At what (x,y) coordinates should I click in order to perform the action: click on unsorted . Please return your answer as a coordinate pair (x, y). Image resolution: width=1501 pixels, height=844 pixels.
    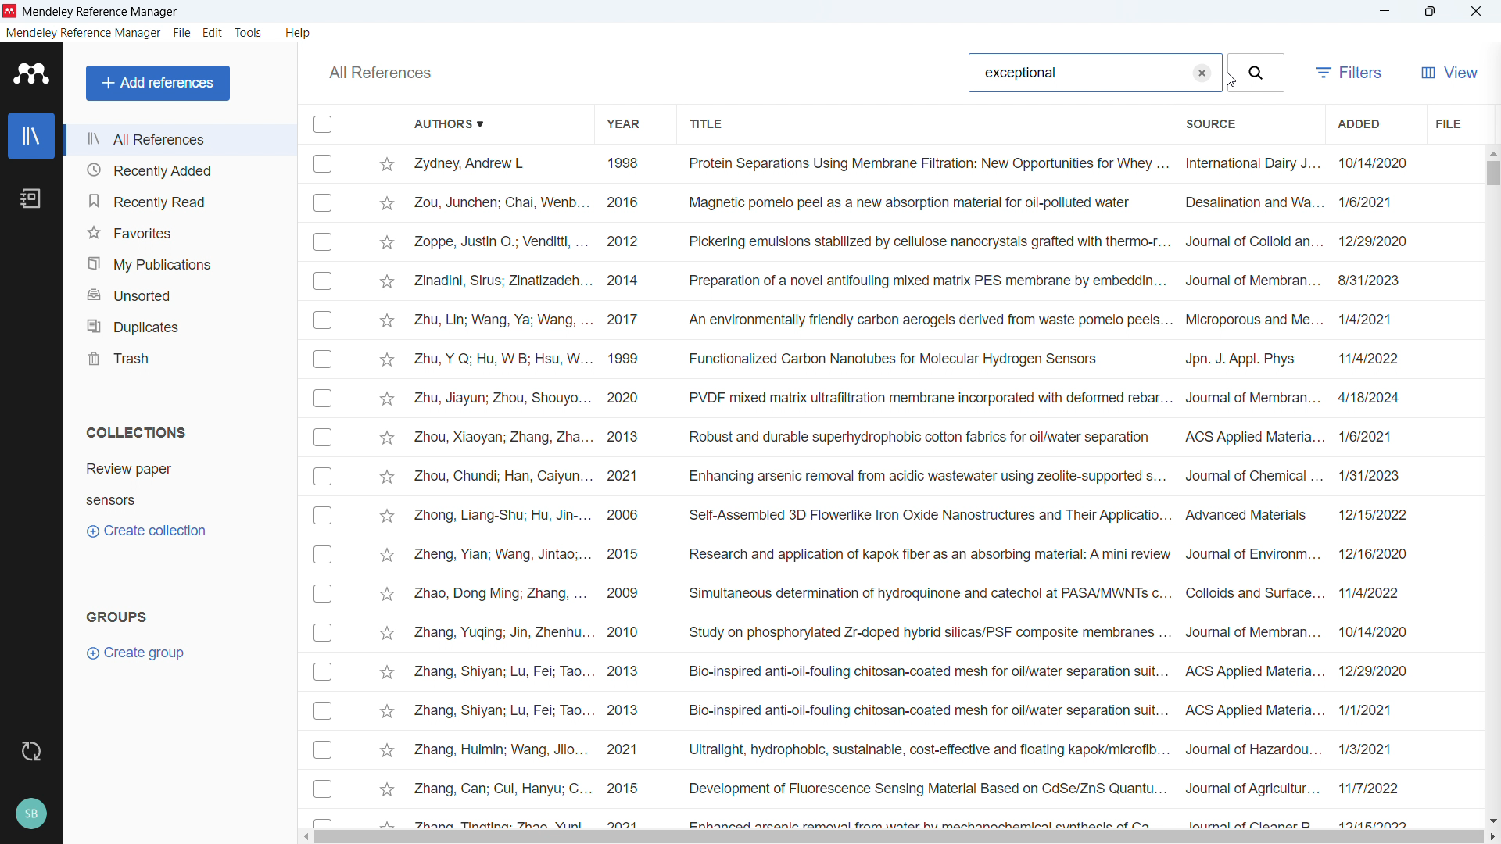
    Looking at the image, I should click on (177, 293).